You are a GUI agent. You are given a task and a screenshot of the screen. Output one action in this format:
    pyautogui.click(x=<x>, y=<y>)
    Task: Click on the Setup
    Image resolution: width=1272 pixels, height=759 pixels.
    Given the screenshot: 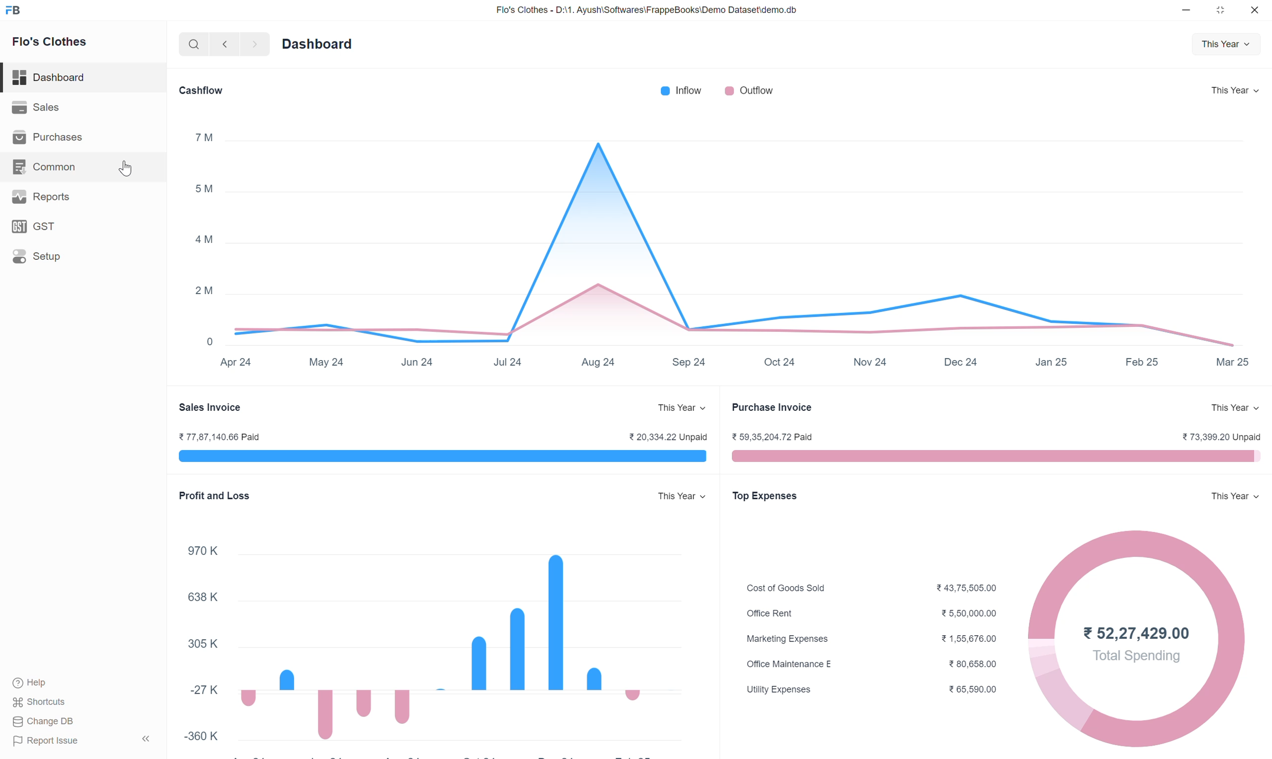 What is the action you would take?
    pyautogui.click(x=62, y=258)
    